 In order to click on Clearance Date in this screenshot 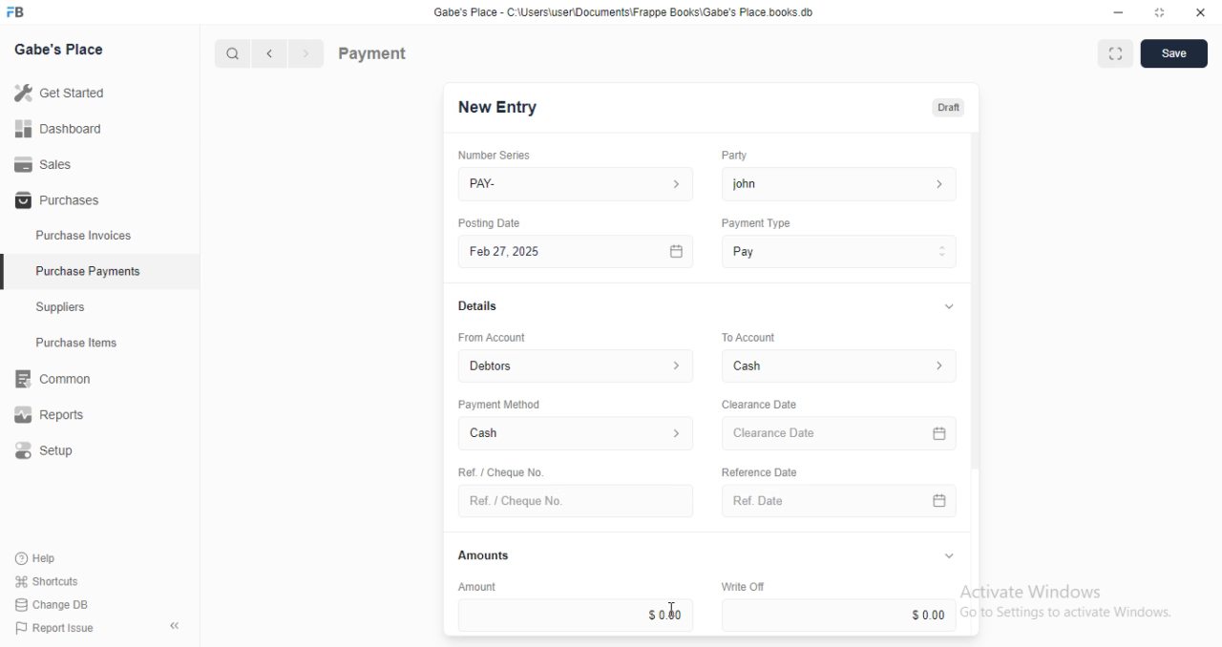, I will do `click(842, 434)`.